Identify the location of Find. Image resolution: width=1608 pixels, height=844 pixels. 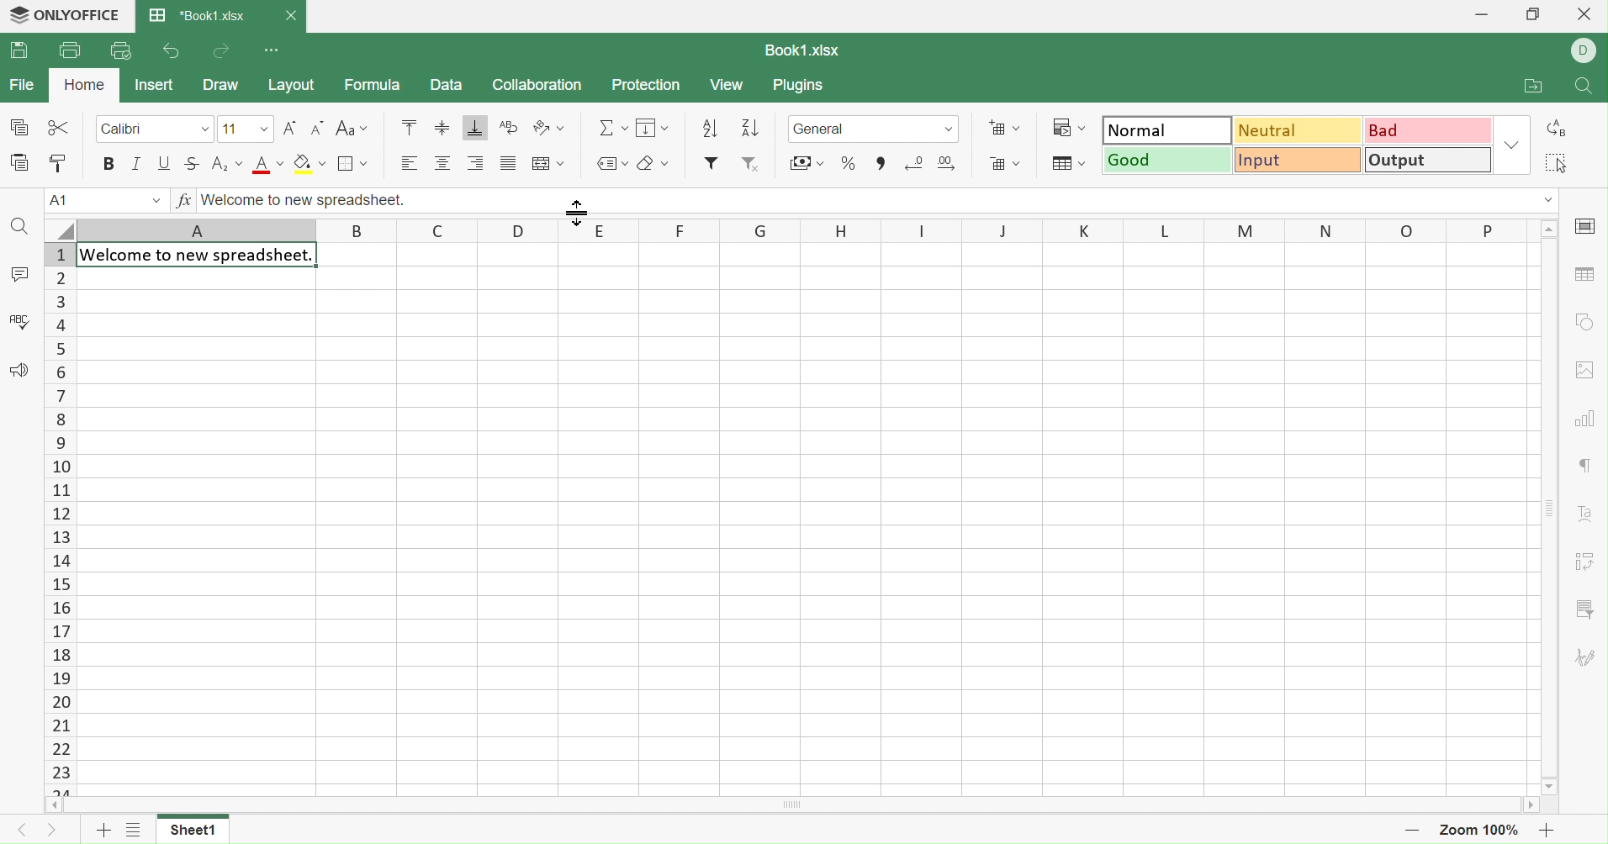
(19, 226).